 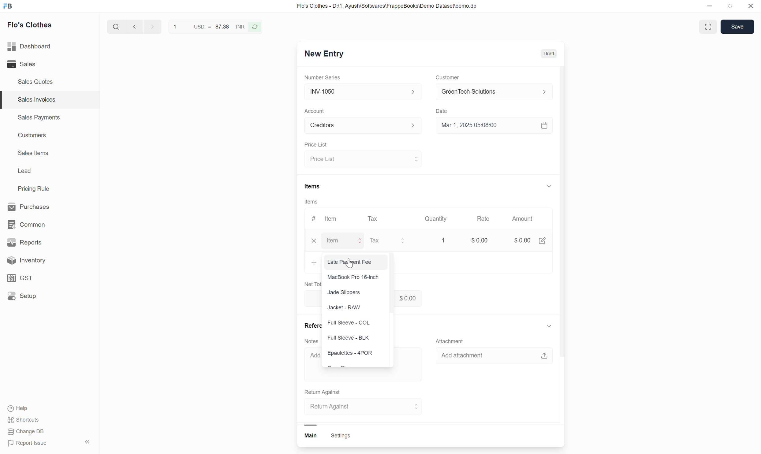 I want to click on New Entry, so click(x=329, y=54).